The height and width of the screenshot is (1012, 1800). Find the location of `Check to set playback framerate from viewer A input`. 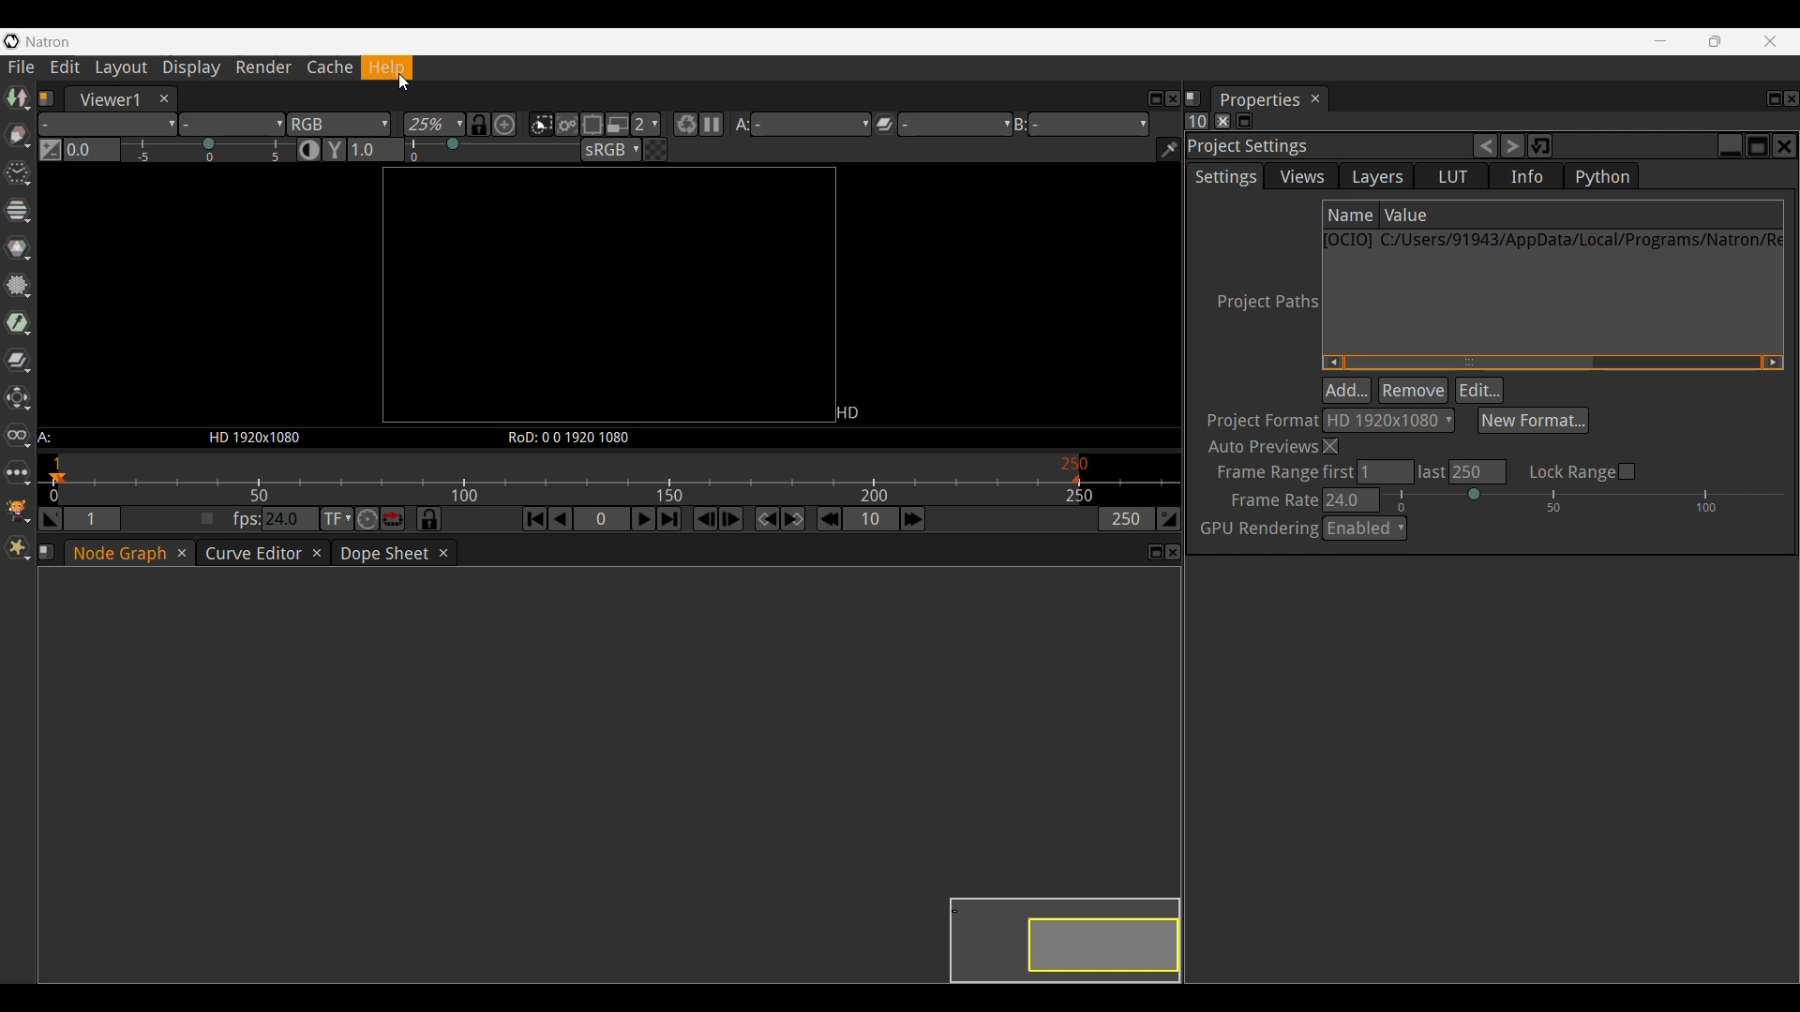

Check to set playback framerate from viewer A input is located at coordinates (207, 518).